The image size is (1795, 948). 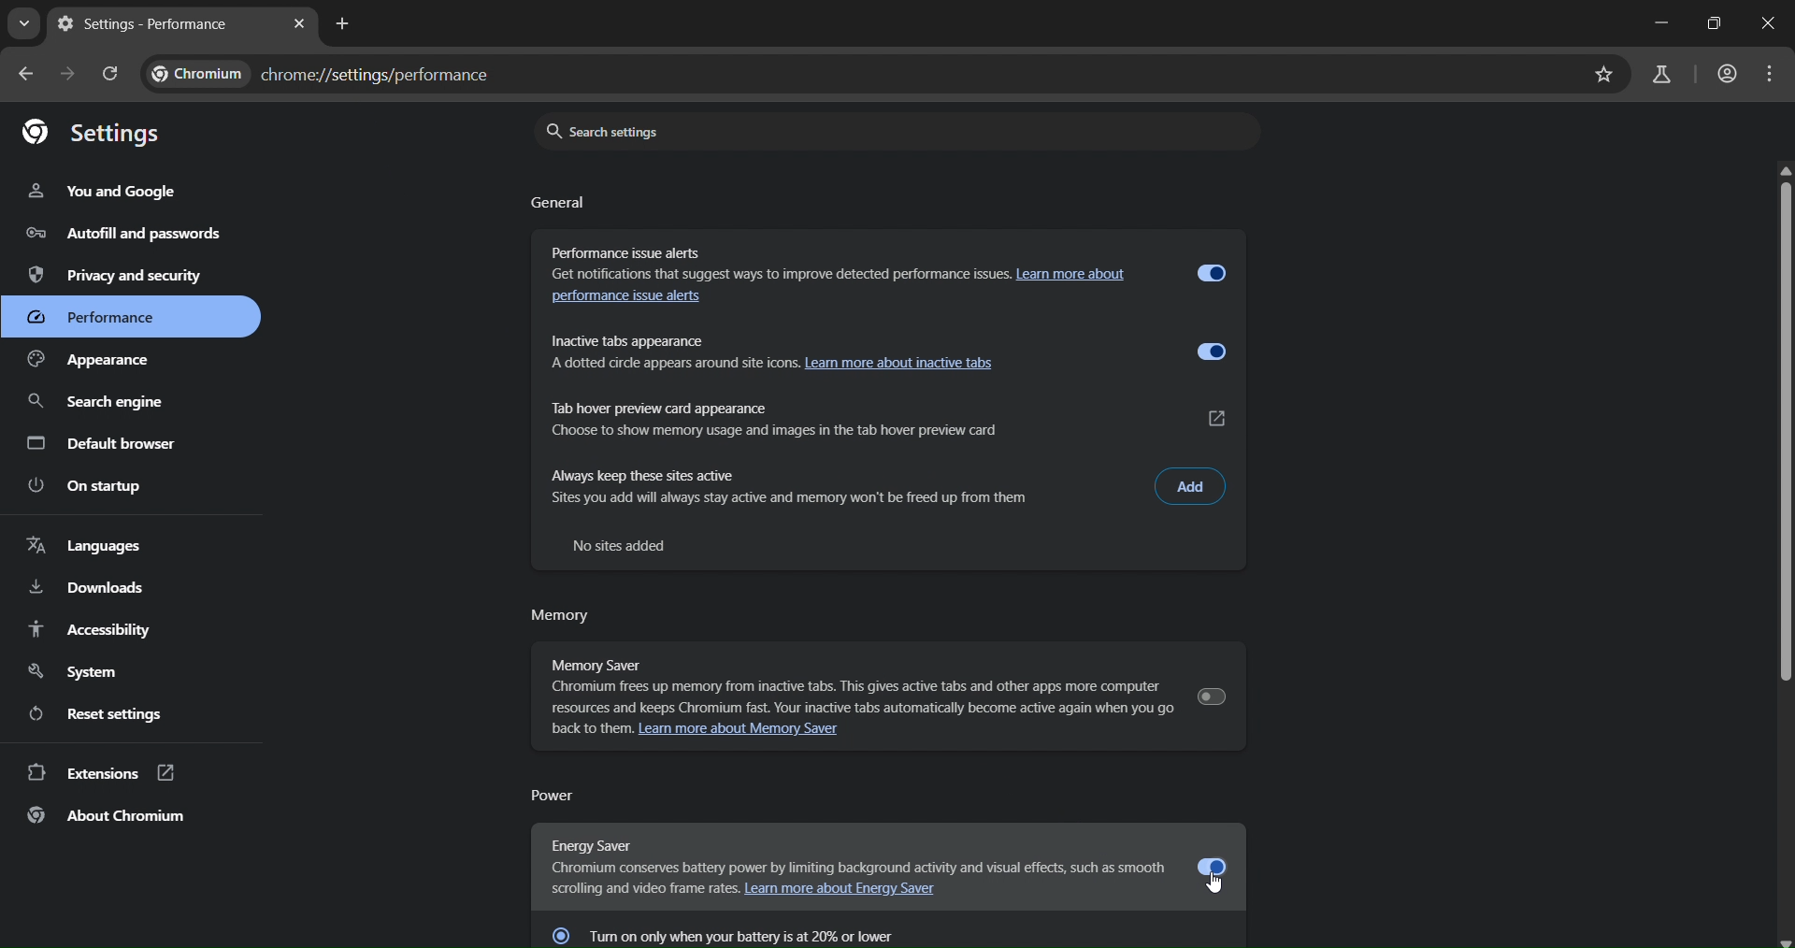 What do you see at coordinates (1768, 74) in the screenshot?
I see `menu` at bounding box center [1768, 74].